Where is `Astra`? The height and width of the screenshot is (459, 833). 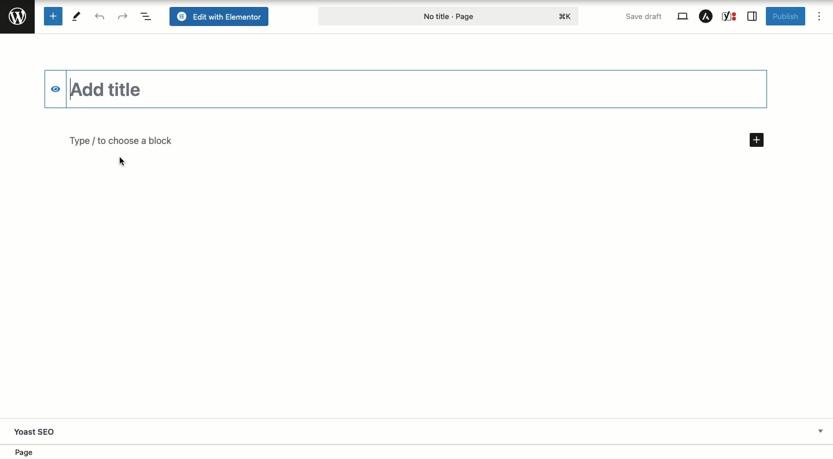 Astra is located at coordinates (707, 17).